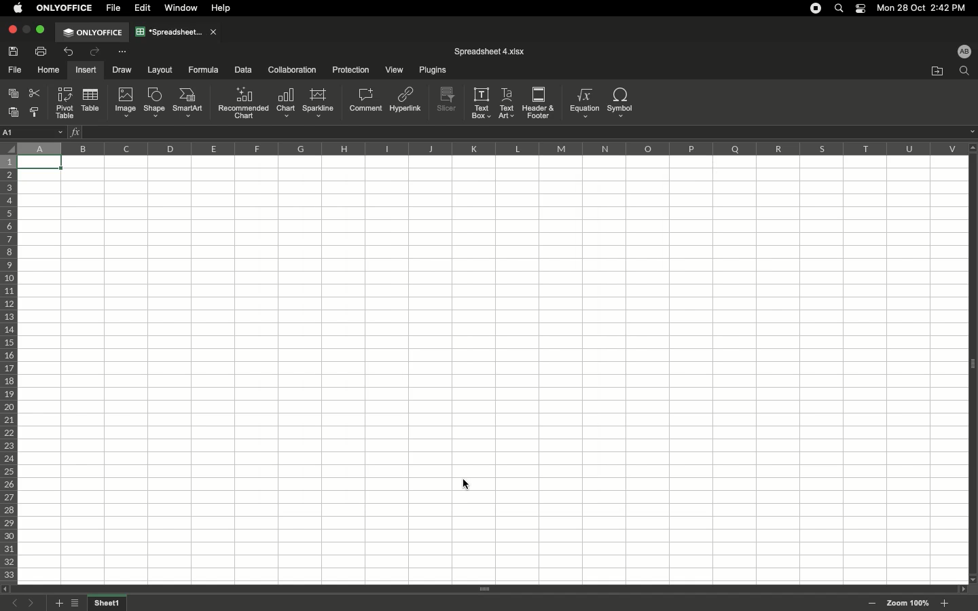  What do you see at coordinates (49, 71) in the screenshot?
I see `Home` at bounding box center [49, 71].